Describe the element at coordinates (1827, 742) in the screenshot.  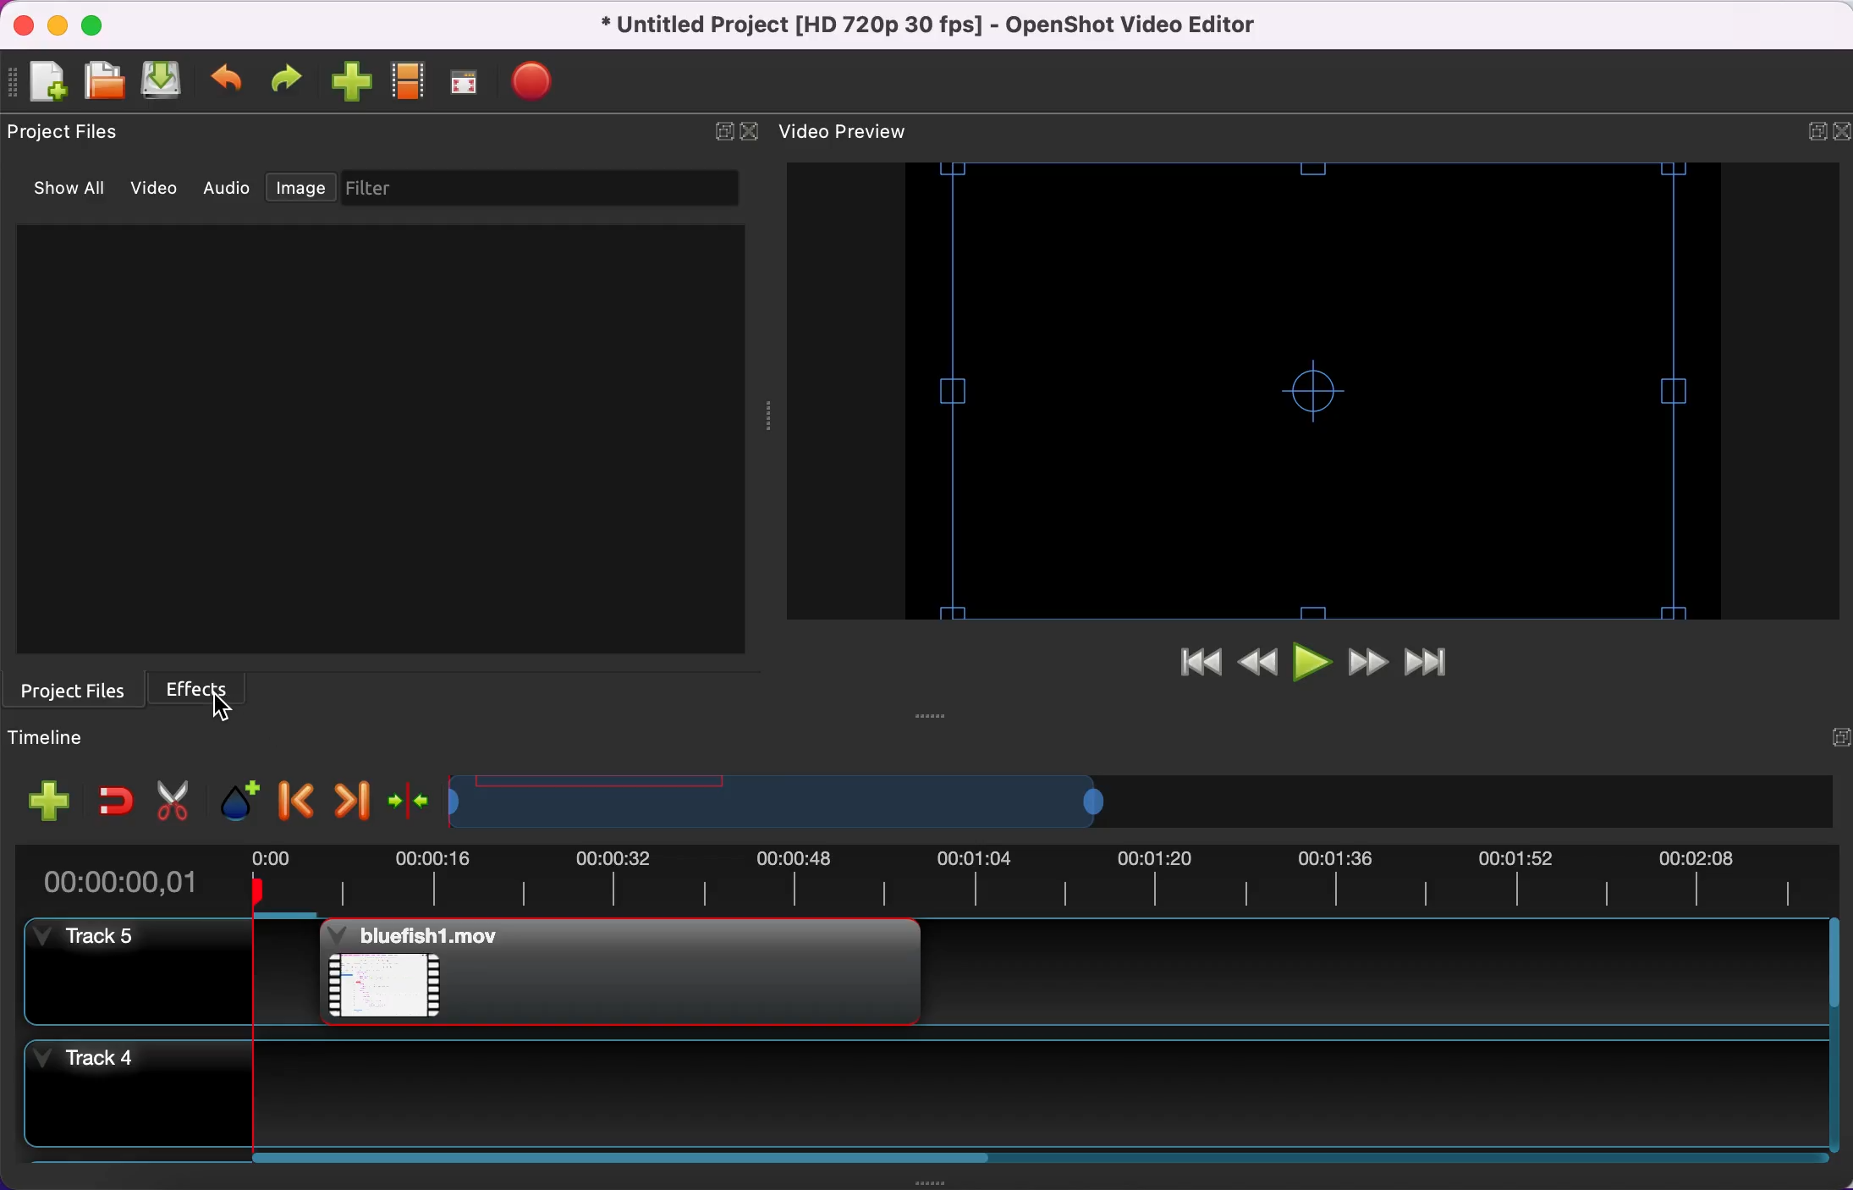
I see `expand/hide` at that location.